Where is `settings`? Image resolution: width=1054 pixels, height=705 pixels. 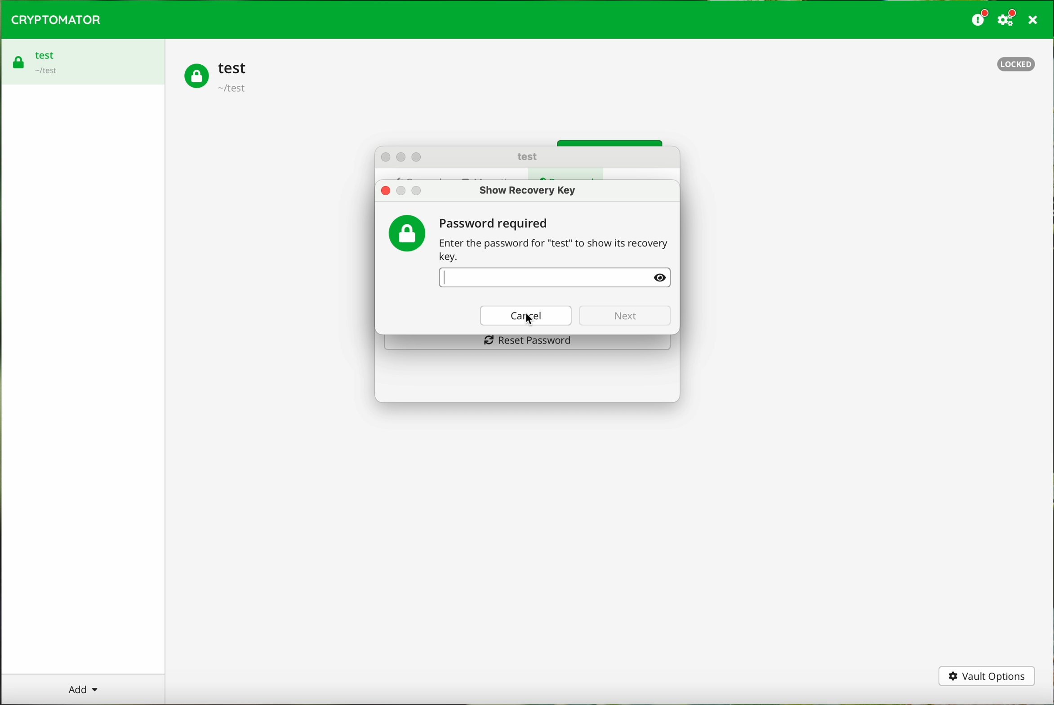 settings is located at coordinates (1009, 18).